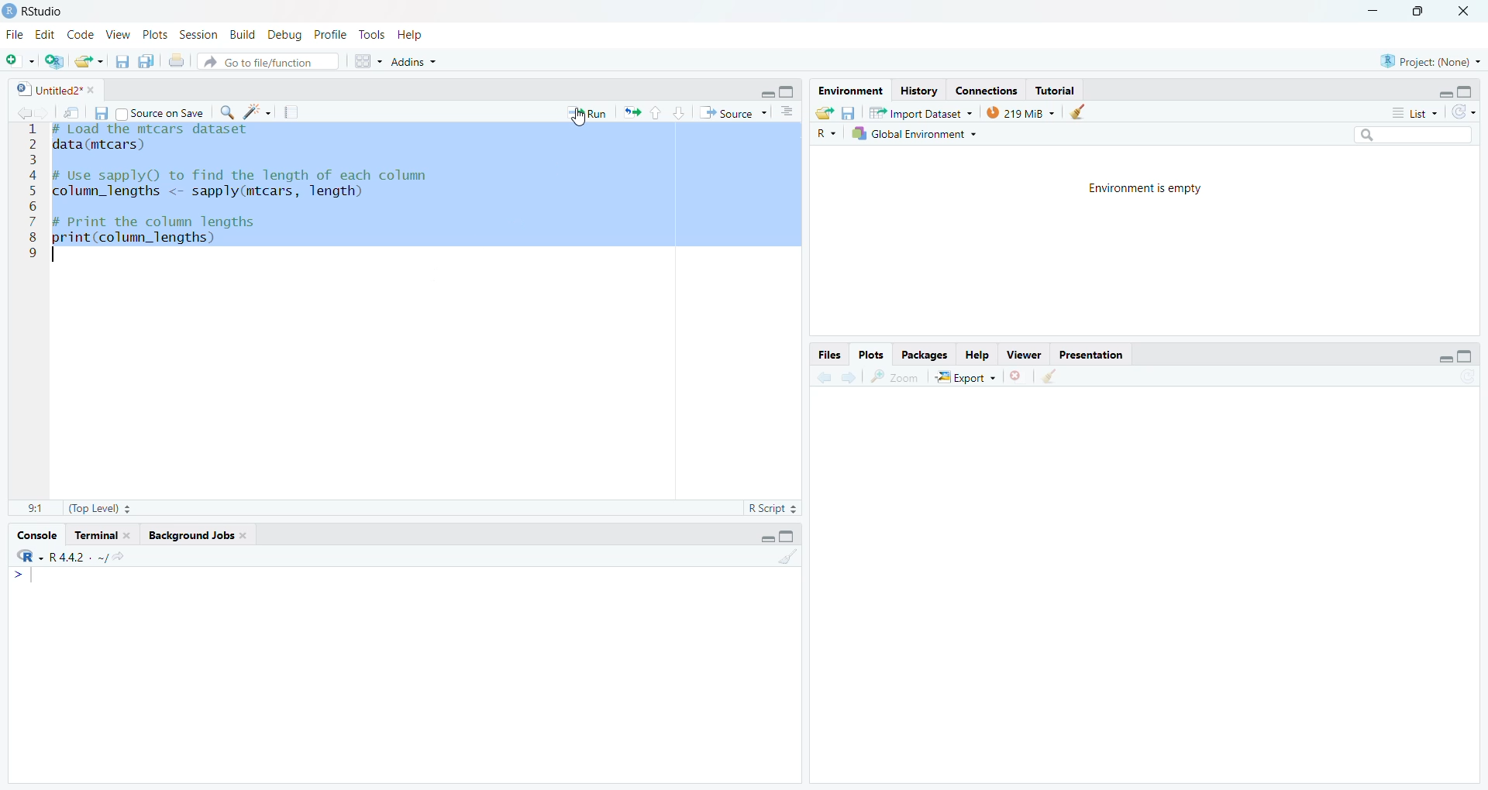  Describe the element at coordinates (987, 89) in the screenshot. I see `Connections` at that location.